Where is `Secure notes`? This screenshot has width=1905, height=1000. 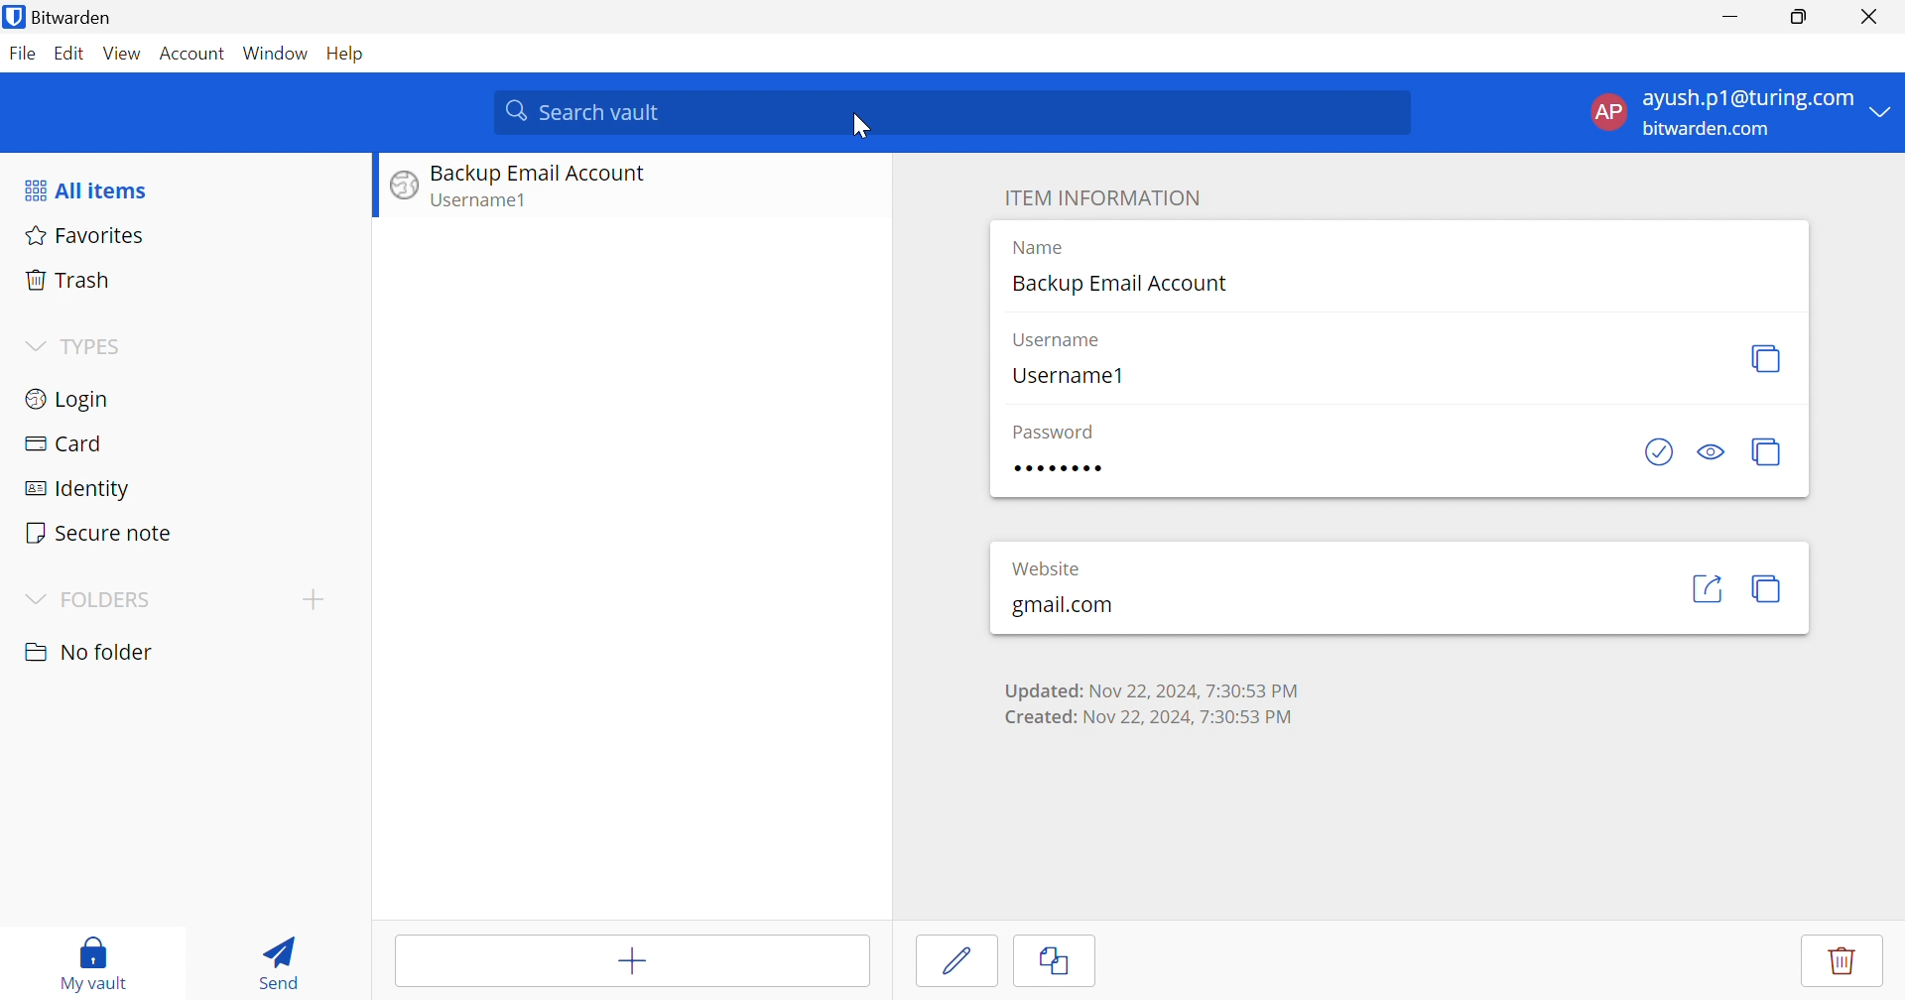
Secure notes is located at coordinates (101, 533).